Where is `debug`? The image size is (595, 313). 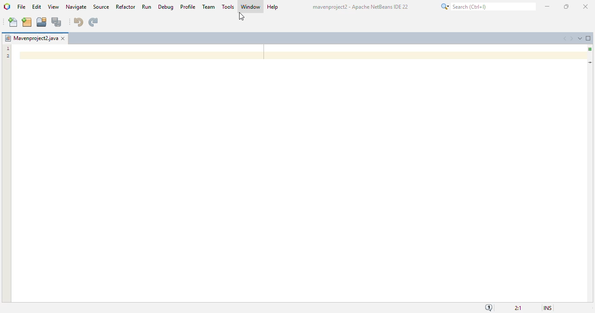
debug is located at coordinates (166, 7).